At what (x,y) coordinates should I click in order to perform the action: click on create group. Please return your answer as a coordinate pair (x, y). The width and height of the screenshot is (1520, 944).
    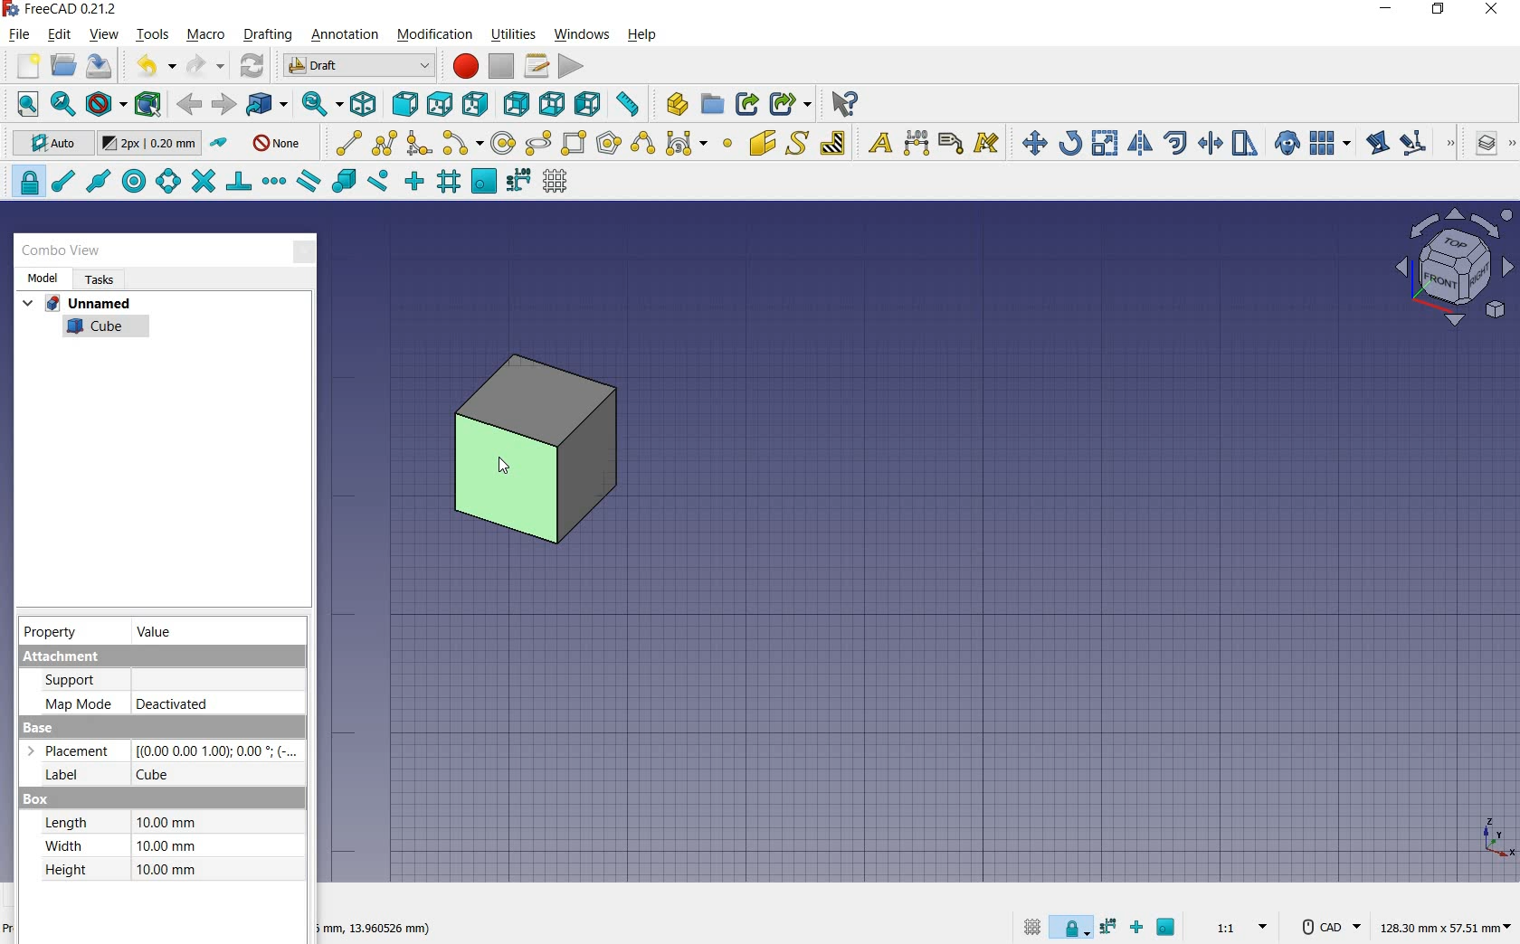
    Looking at the image, I should click on (712, 105).